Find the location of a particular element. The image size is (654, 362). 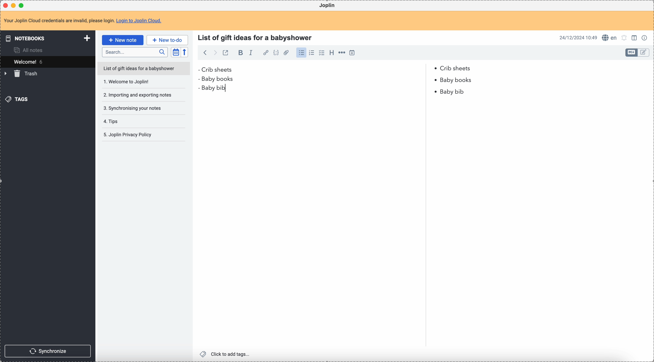

horizontal rule is located at coordinates (342, 53).